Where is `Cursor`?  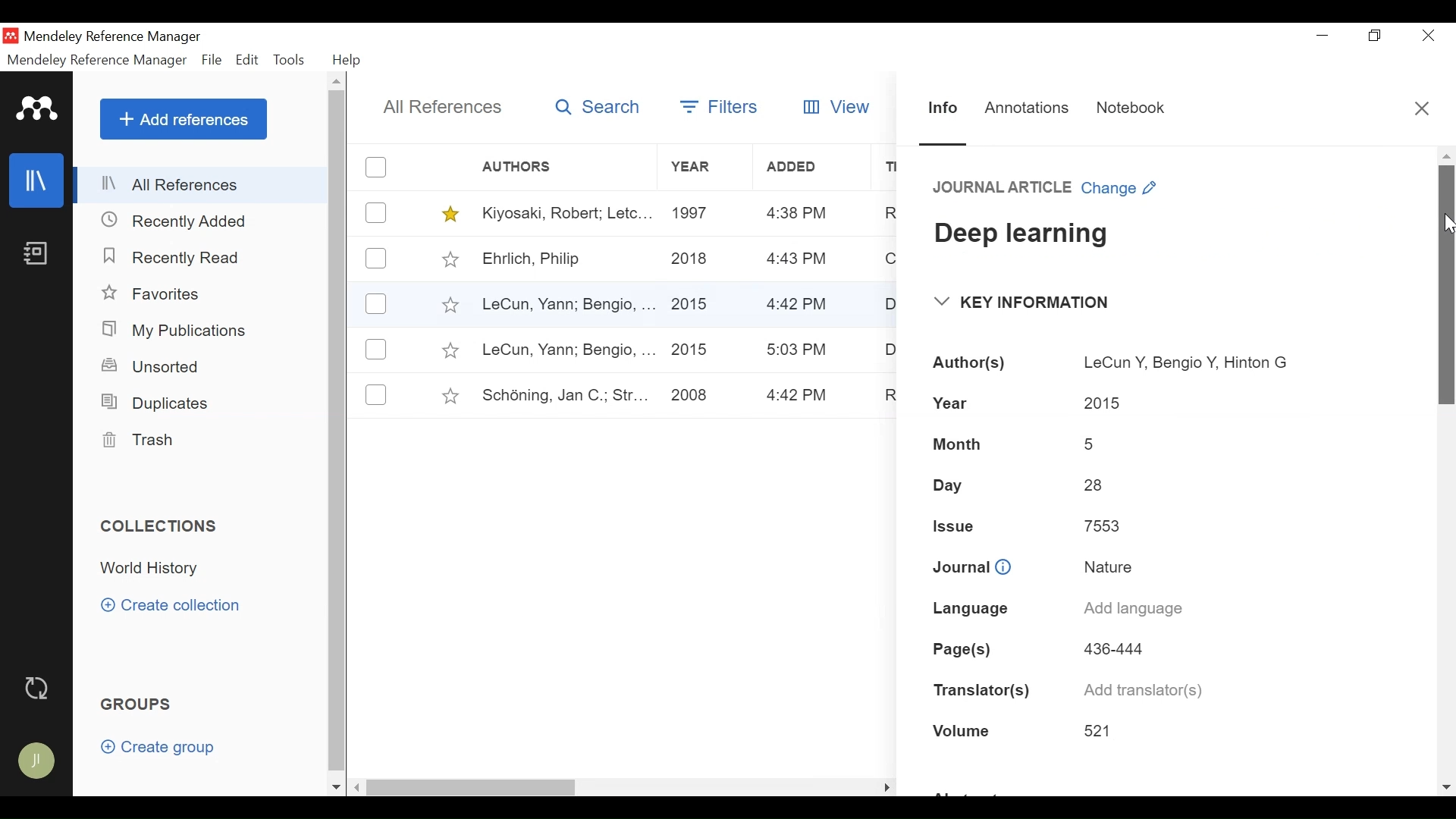 Cursor is located at coordinates (1447, 226).